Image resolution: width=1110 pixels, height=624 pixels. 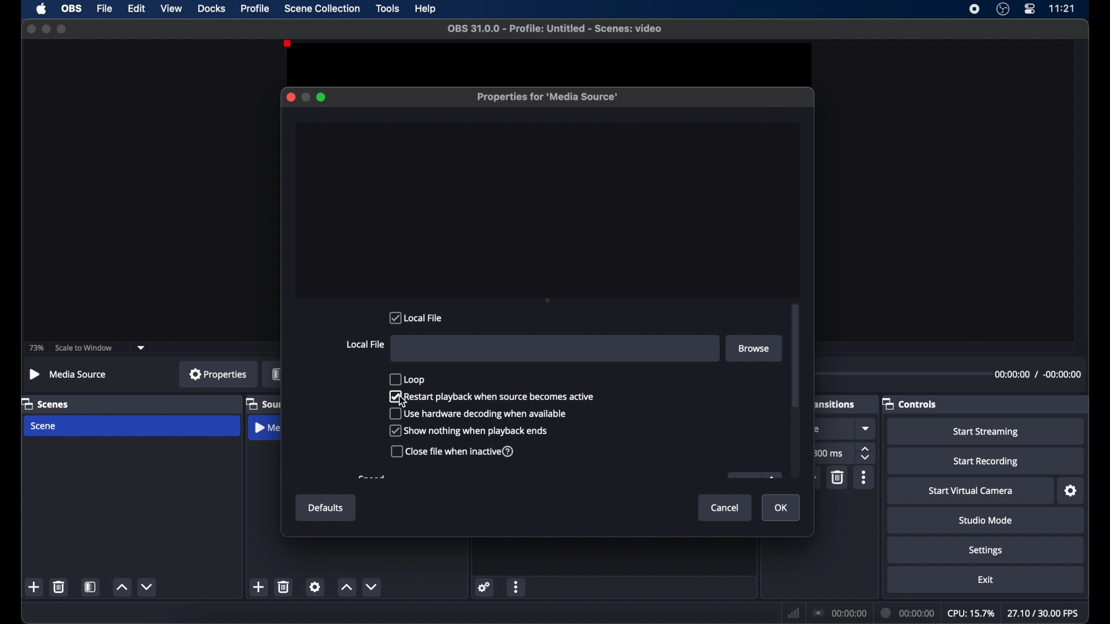 I want to click on close, so click(x=31, y=29).